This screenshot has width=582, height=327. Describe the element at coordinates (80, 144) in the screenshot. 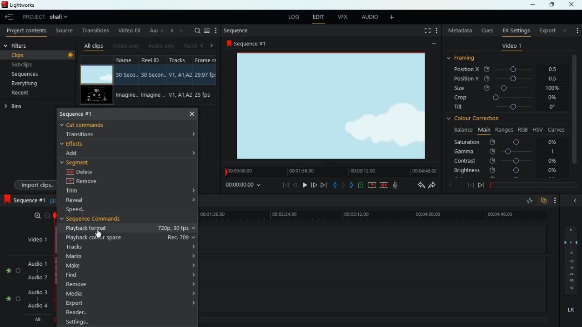

I see `effects` at that location.